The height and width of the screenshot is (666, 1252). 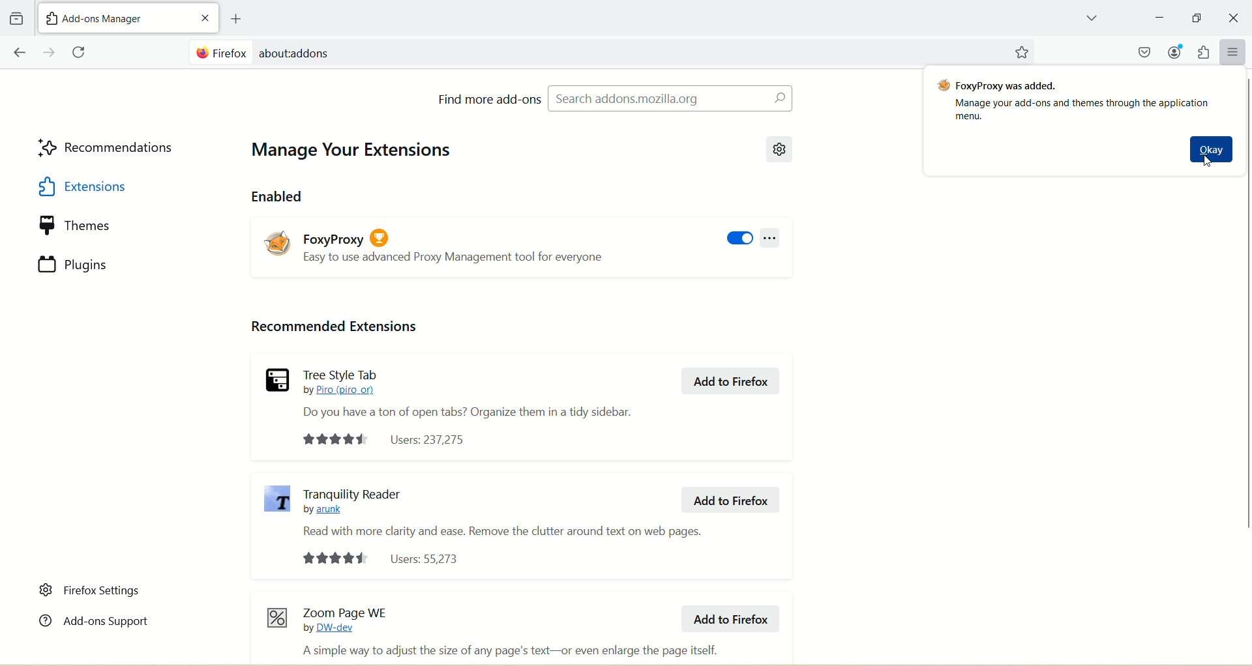 I want to click on Firefox settings, so click(x=91, y=590).